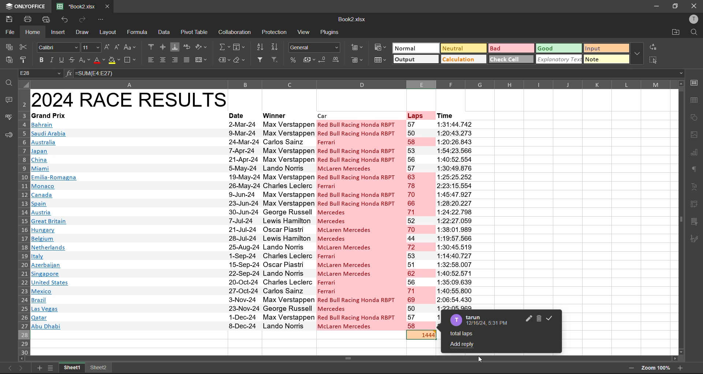 Image resolution: width=703 pixels, height=374 pixels. Describe the element at coordinates (693, 186) in the screenshot. I see `text` at that location.